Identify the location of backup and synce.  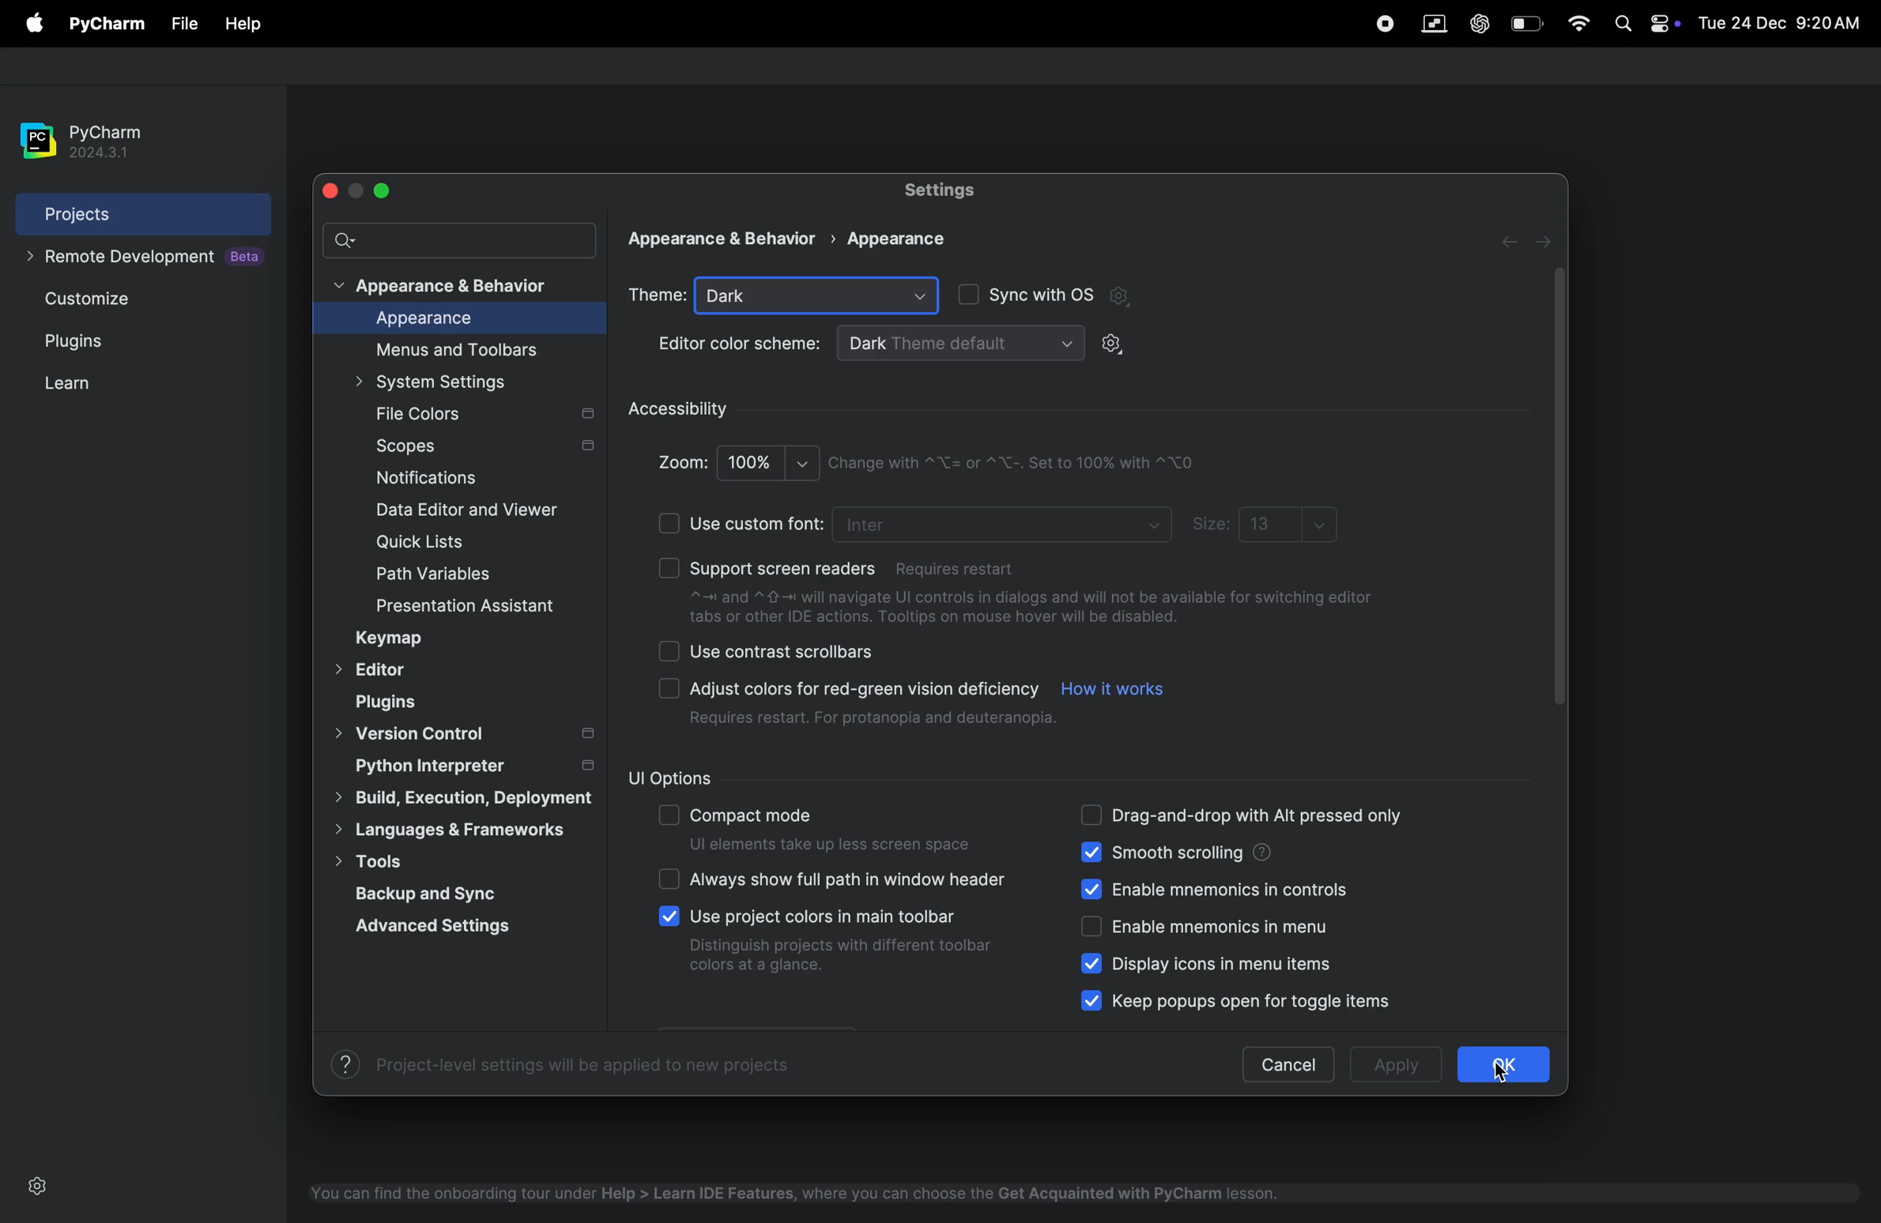
(447, 891).